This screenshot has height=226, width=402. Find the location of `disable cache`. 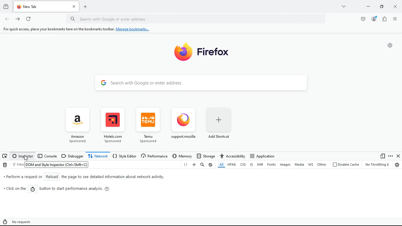

disable cache is located at coordinates (345, 165).